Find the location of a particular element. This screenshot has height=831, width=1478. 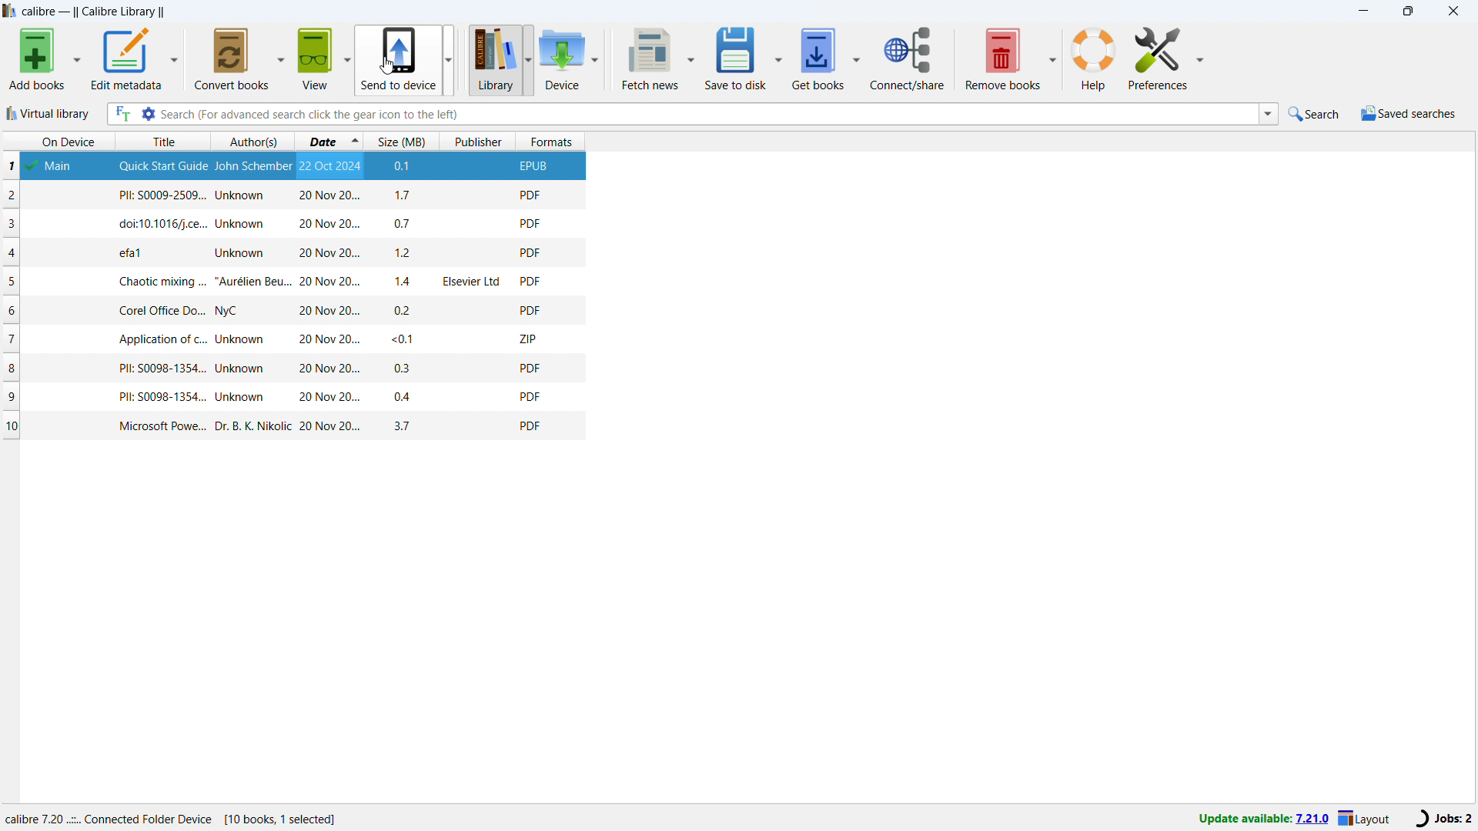

library  is located at coordinates (494, 58).